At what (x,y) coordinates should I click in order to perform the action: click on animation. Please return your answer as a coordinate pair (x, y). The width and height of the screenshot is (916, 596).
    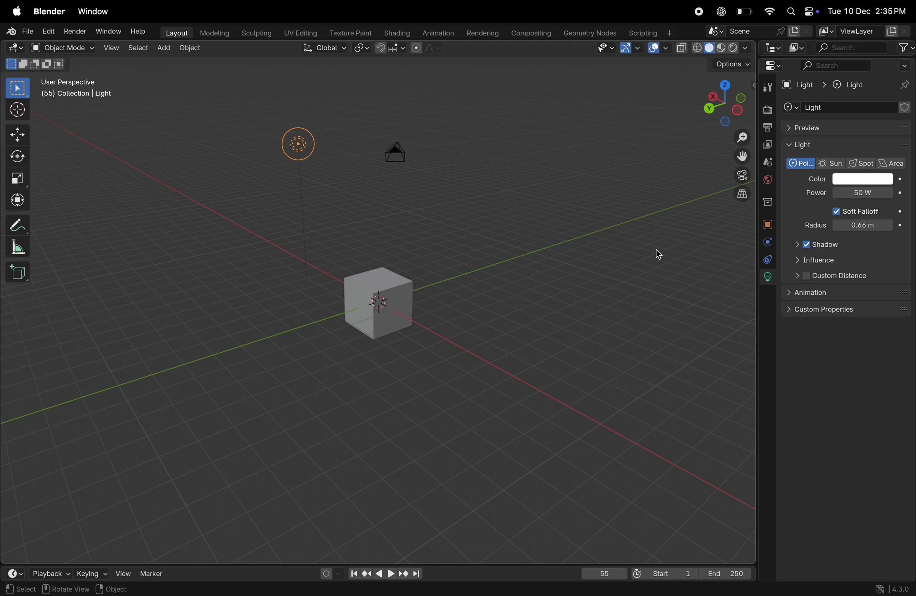
    Looking at the image, I should click on (847, 293).